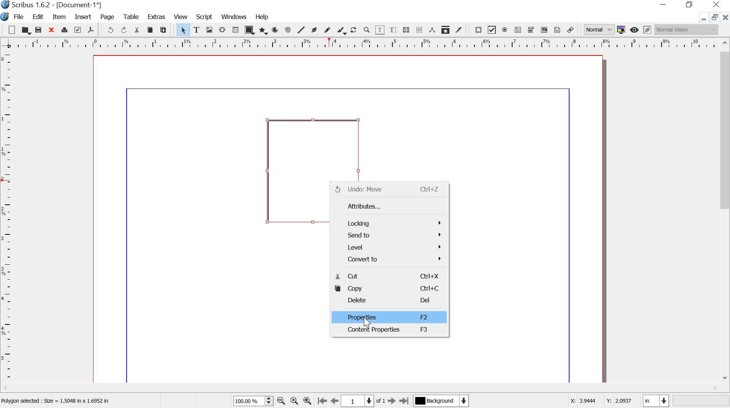  Describe the element at coordinates (335, 401) in the screenshot. I see `go to previous page` at that location.